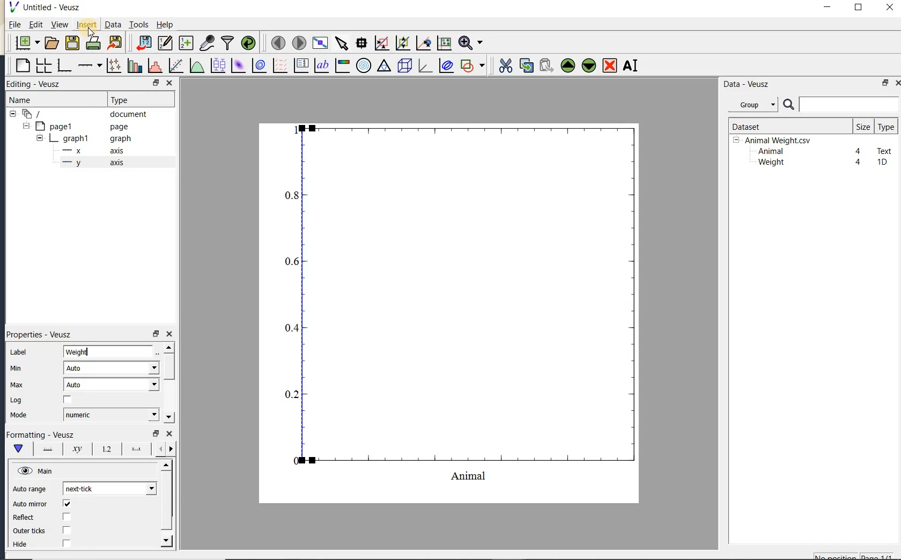 Image resolution: width=901 pixels, height=560 pixels. Describe the element at coordinates (154, 81) in the screenshot. I see `RESTORE` at that location.